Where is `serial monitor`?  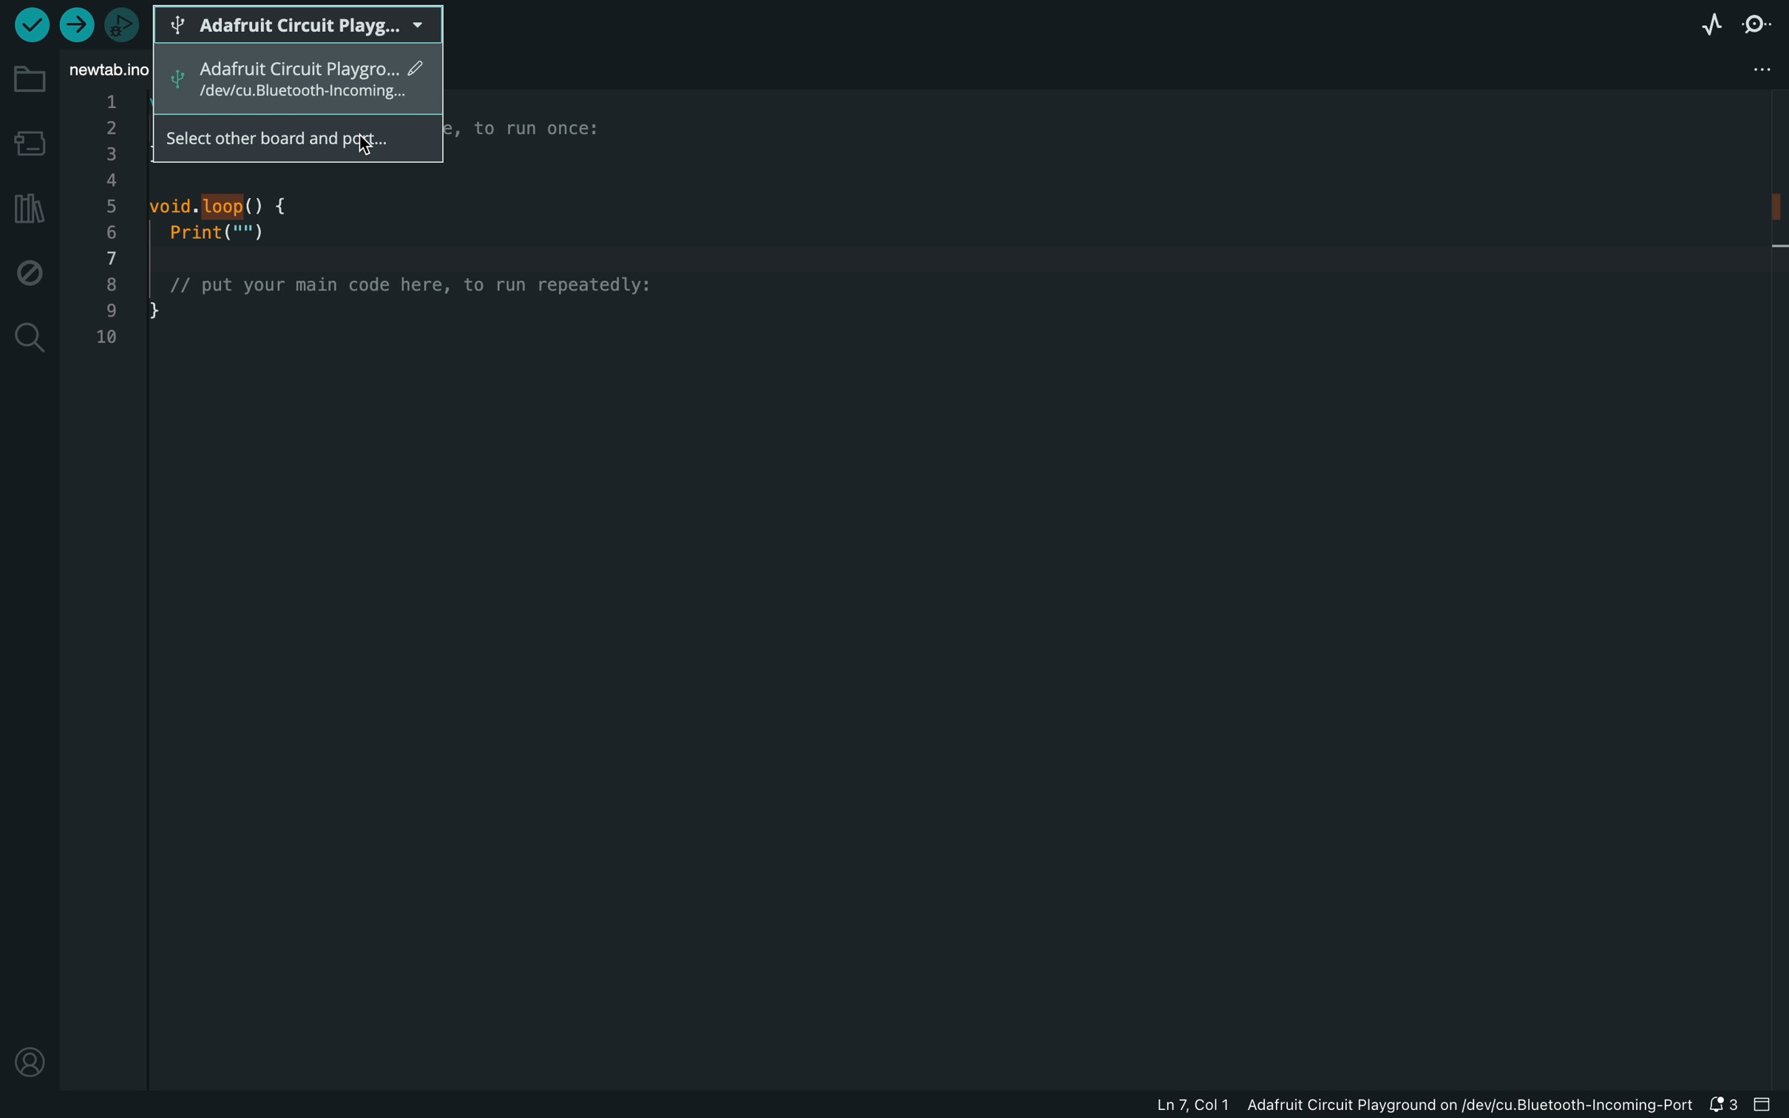 serial monitor is located at coordinates (1763, 27).